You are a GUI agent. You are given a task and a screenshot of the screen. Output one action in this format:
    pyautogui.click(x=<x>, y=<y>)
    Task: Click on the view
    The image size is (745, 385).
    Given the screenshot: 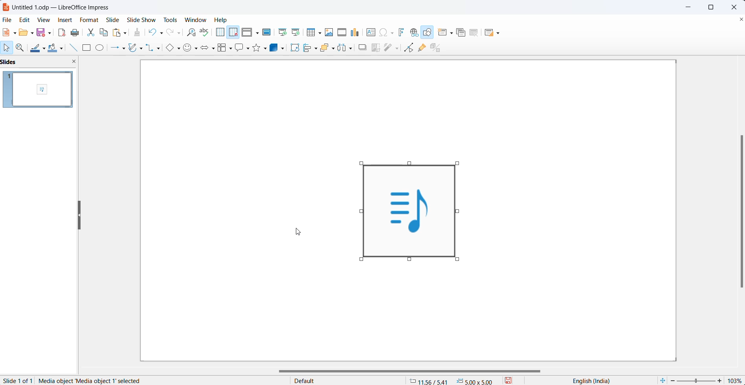 What is the action you would take?
    pyautogui.click(x=44, y=20)
    